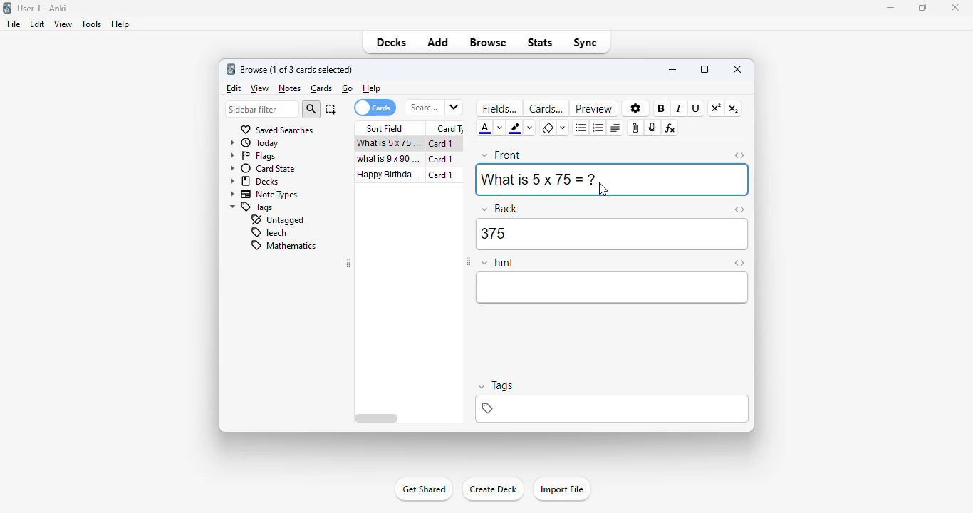 Image resolution: width=973 pixels, height=513 pixels. Describe the element at coordinates (612, 234) in the screenshot. I see `375` at that location.